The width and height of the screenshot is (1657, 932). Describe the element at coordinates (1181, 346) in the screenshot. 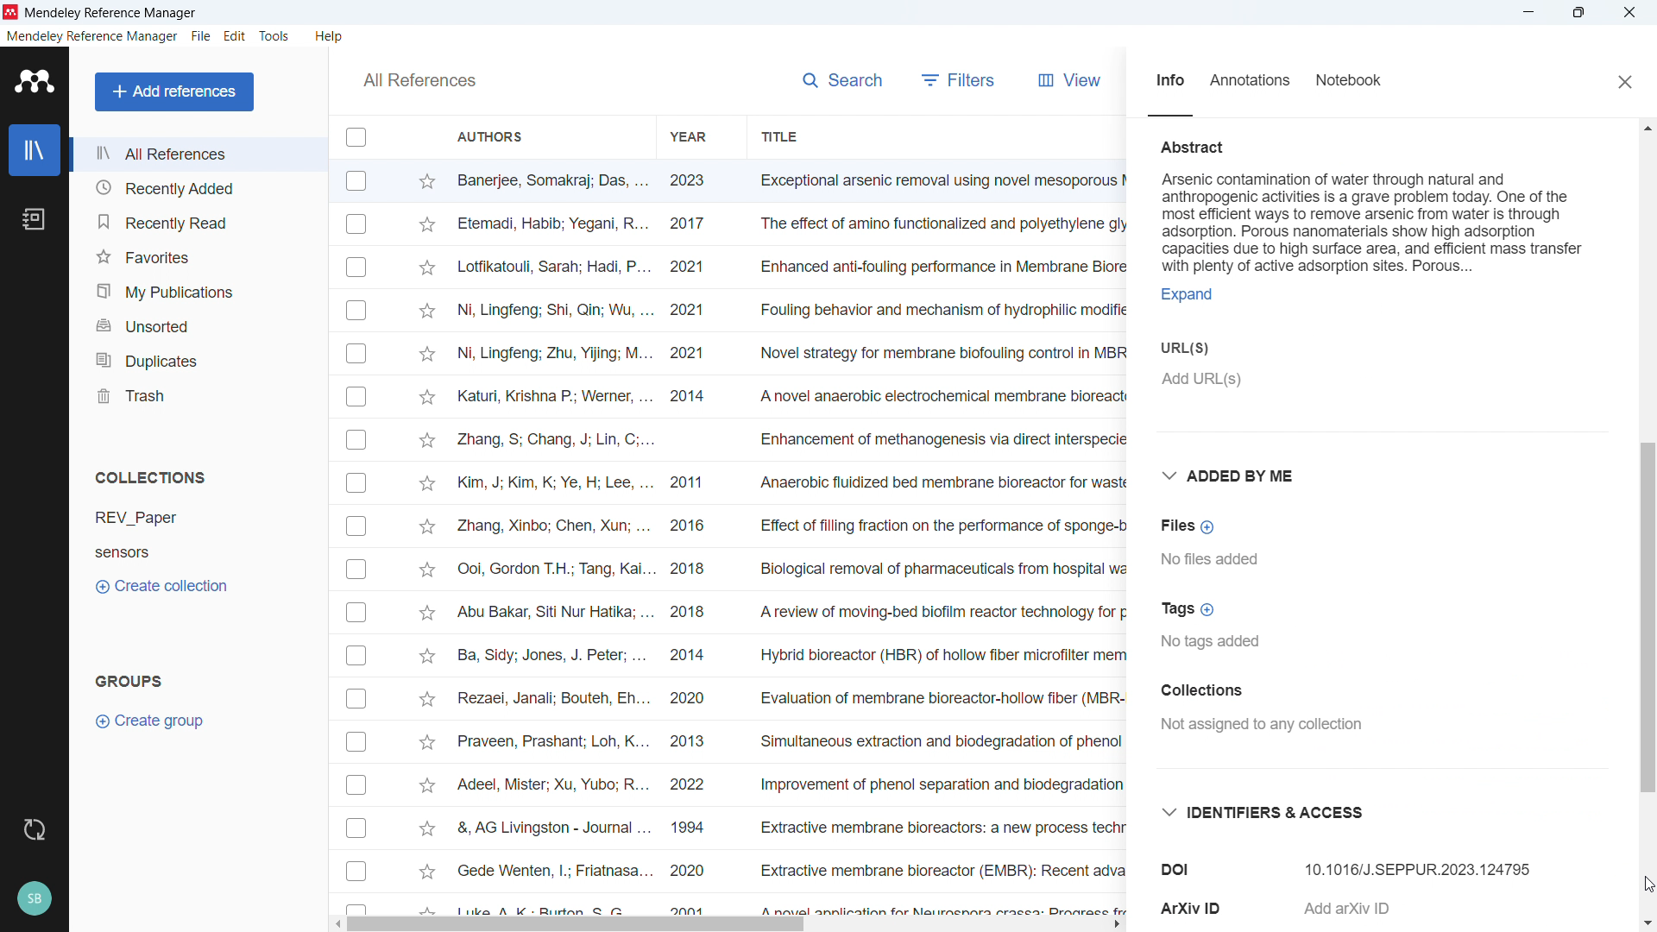

I see `url(s)` at that location.